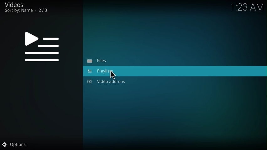 The width and height of the screenshot is (267, 150). What do you see at coordinates (102, 72) in the screenshot?
I see `playlists` at bounding box center [102, 72].